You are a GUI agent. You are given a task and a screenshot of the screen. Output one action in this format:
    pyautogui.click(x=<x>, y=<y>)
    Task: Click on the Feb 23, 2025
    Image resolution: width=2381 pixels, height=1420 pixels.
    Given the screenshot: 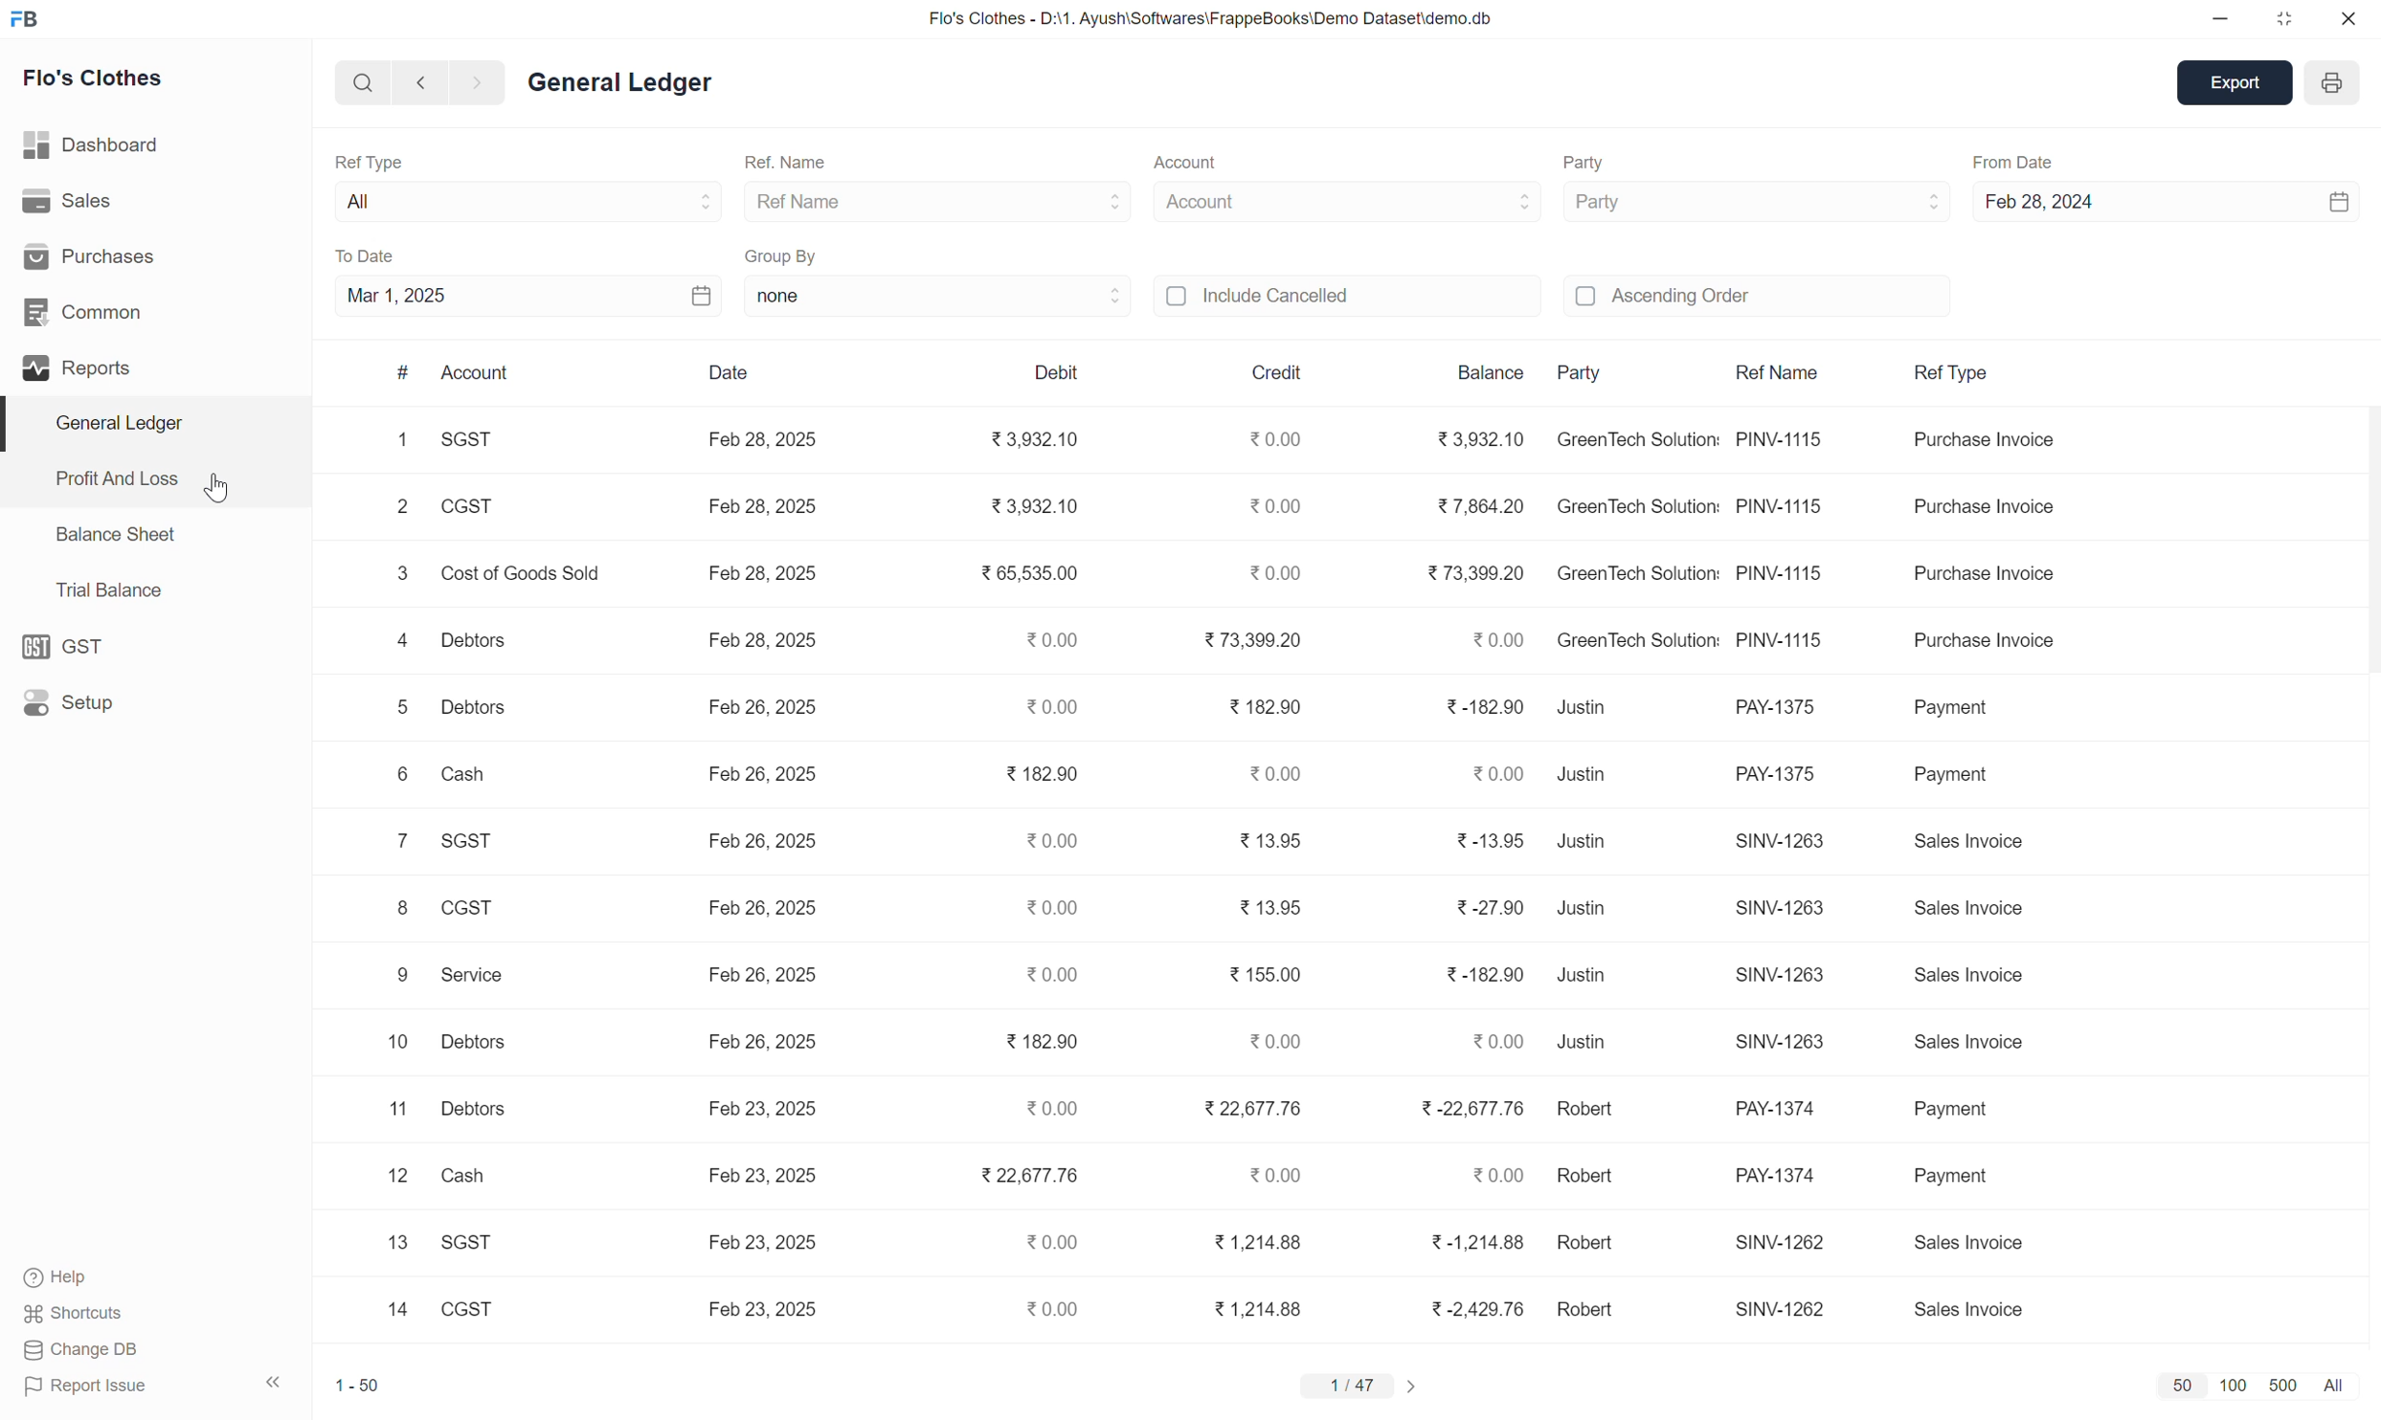 What is the action you would take?
    pyautogui.click(x=760, y=1109)
    